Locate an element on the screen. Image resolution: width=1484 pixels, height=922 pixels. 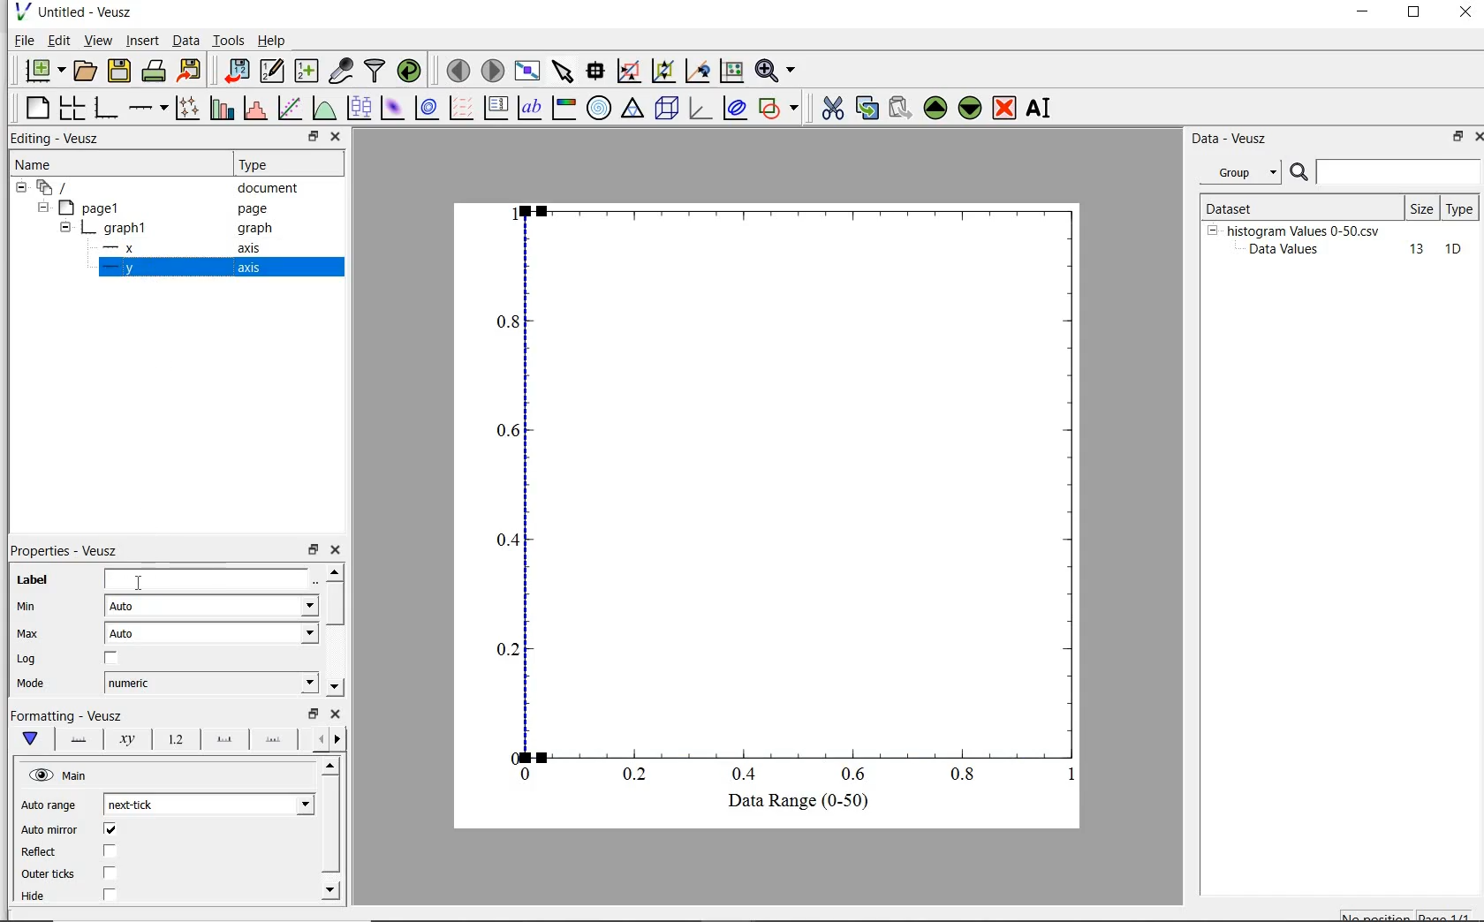
checkbox is located at coordinates (110, 851).